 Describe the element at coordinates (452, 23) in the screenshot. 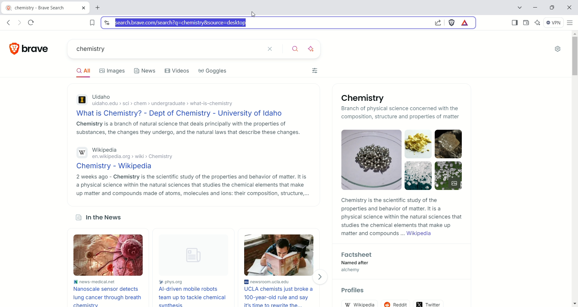

I see `Brave schields` at that location.